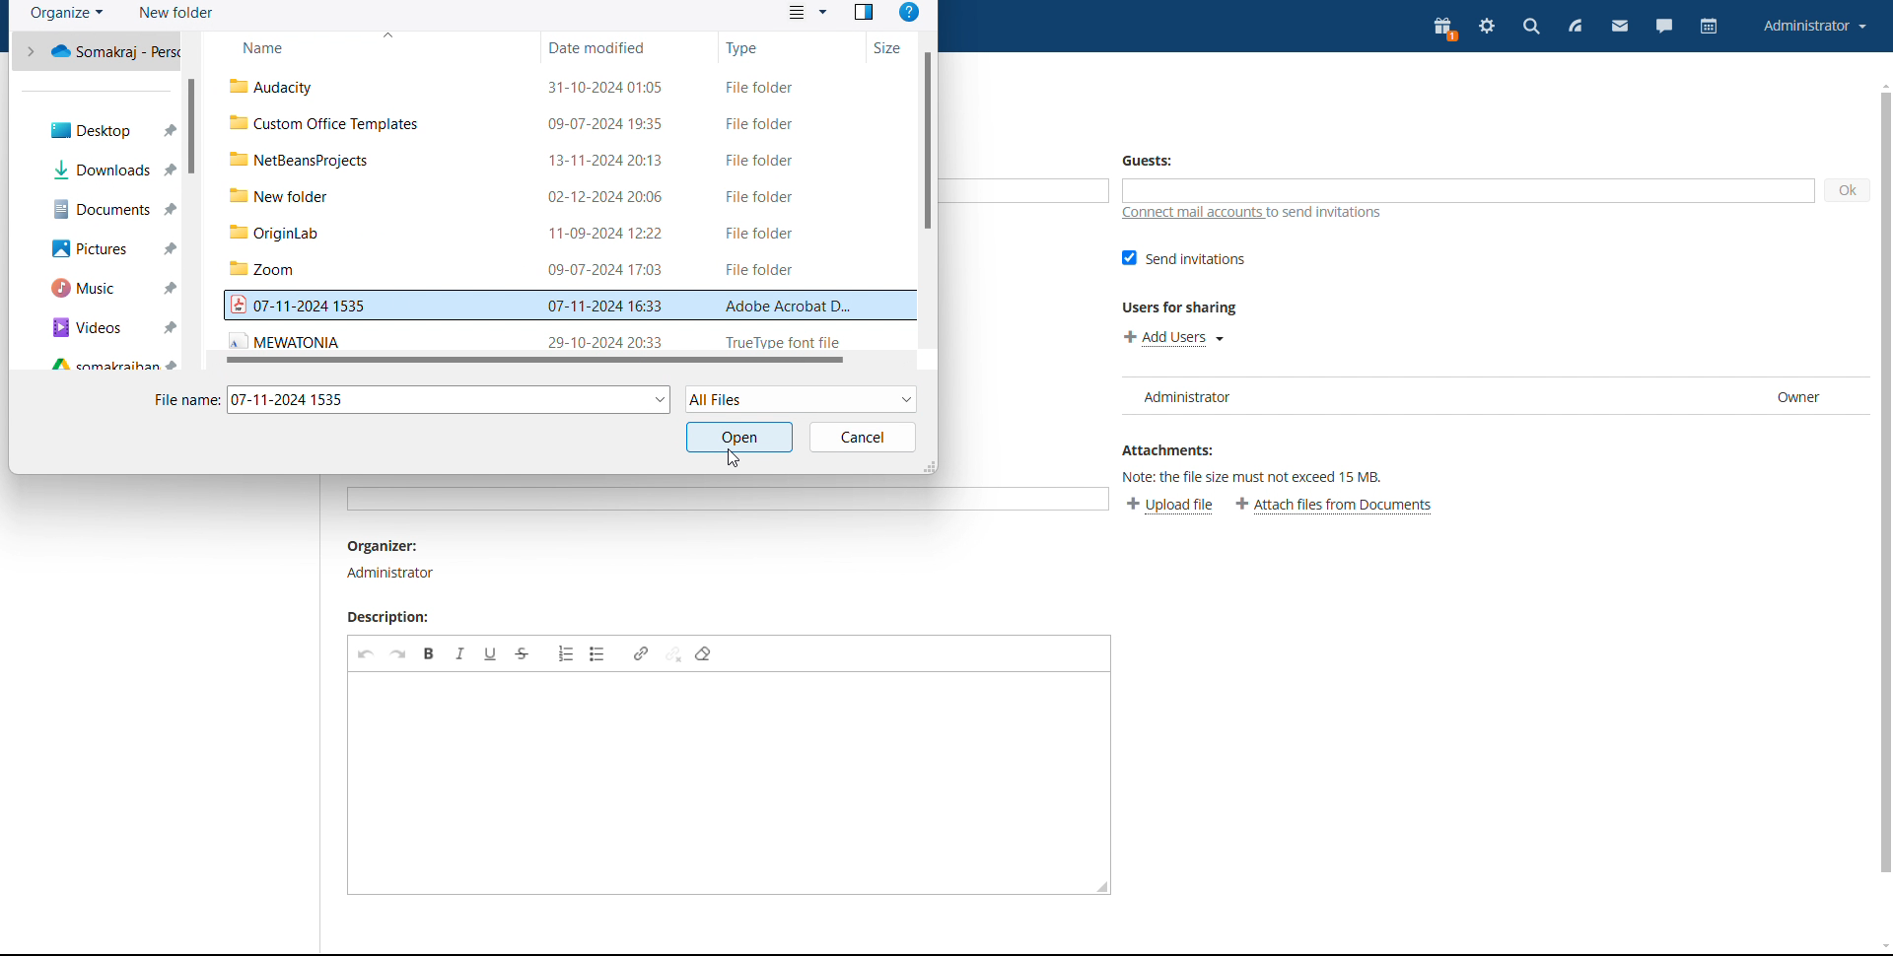 This screenshot has height=956, width=1893. What do you see at coordinates (114, 325) in the screenshot?
I see `` at bounding box center [114, 325].